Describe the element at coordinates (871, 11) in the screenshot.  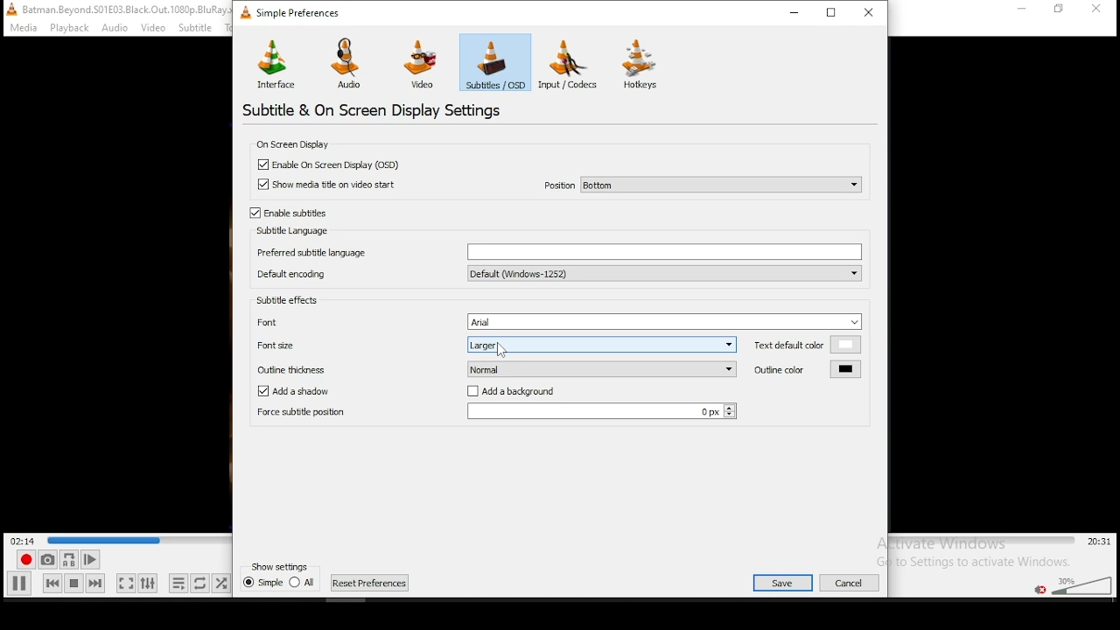
I see `close window` at that location.